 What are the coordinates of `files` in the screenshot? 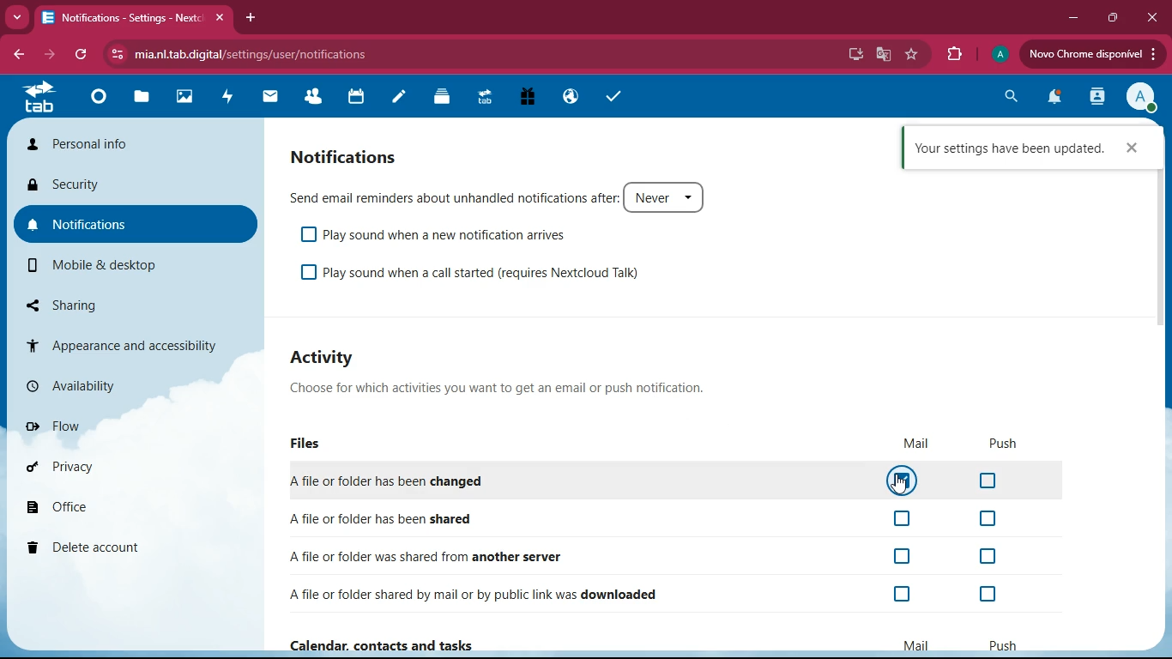 It's located at (311, 445).